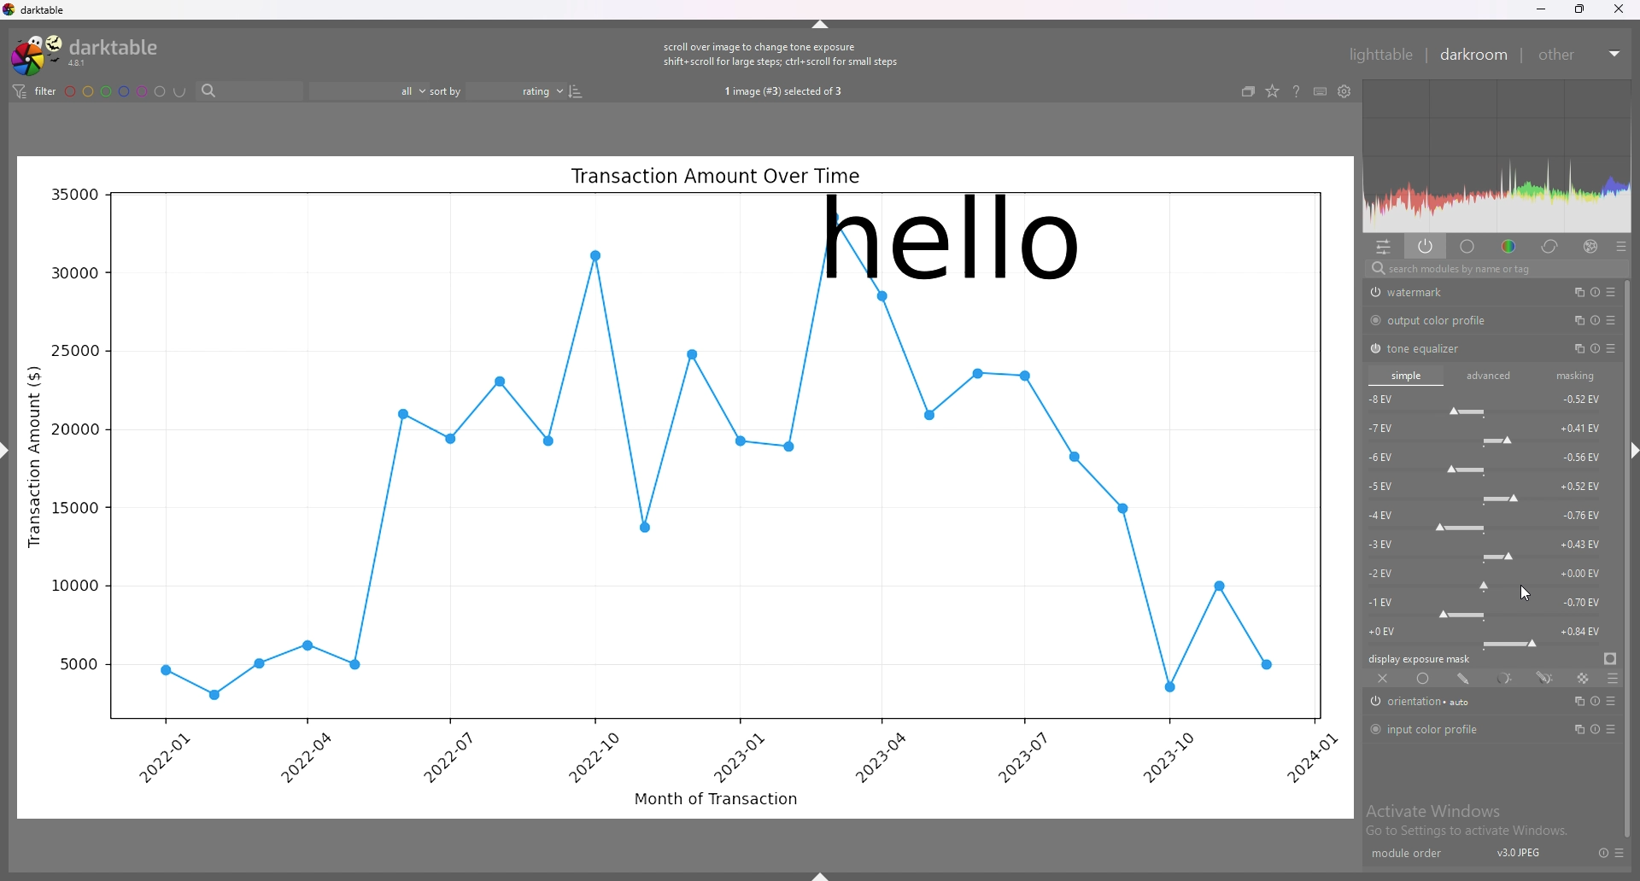 The image size is (1640, 881). I want to click on 30000, so click(72, 273).